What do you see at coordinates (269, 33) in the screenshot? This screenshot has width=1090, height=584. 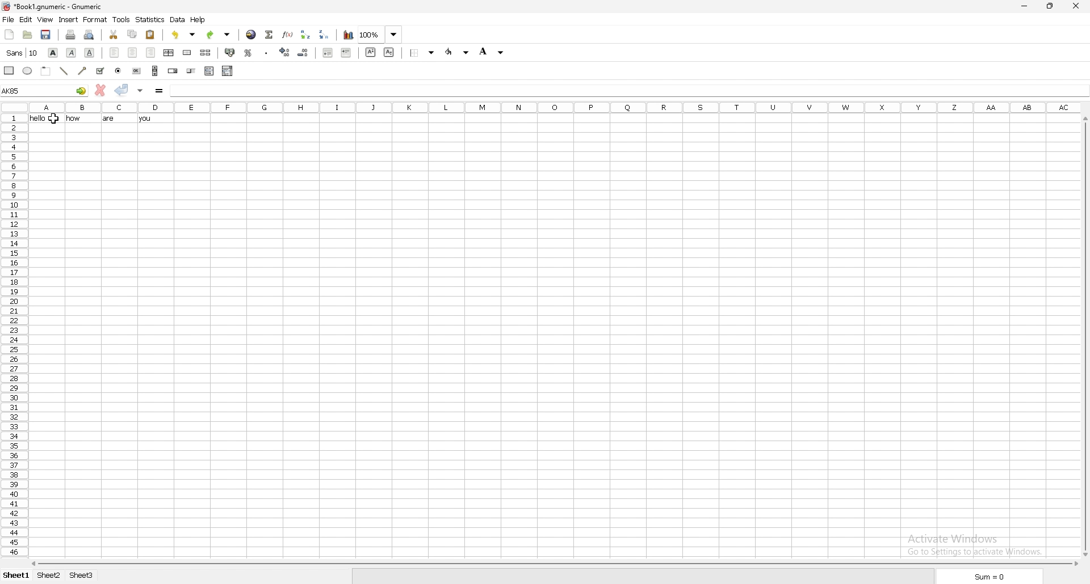 I see `summation` at bounding box center [269, 33].